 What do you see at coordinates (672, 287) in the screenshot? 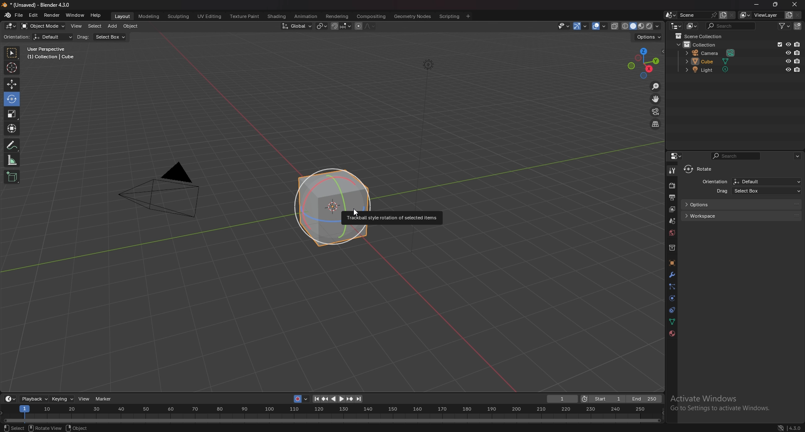
I see `particles` at bounding box center [672, 287].